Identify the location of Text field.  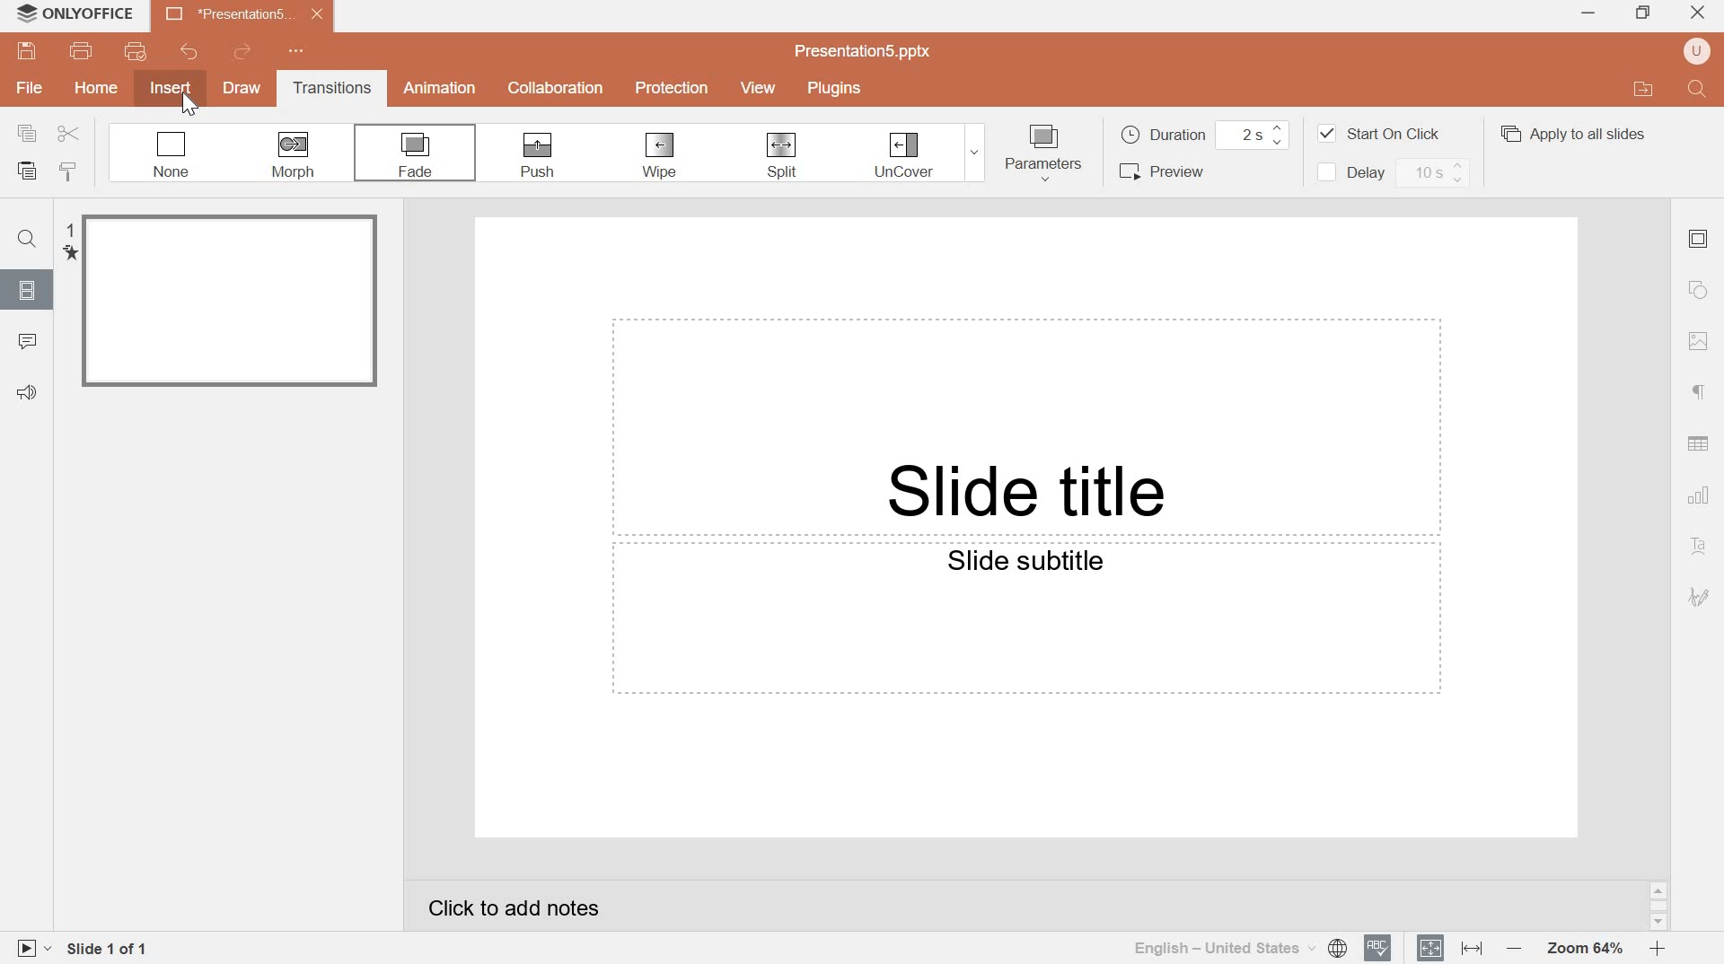
(1025, 426).